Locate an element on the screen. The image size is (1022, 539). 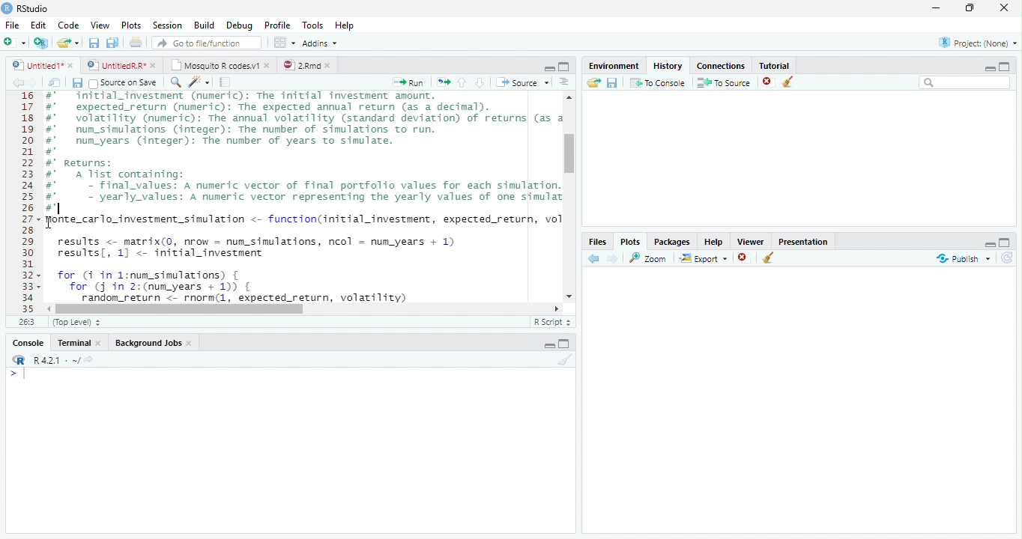
Code Tools is located at coordinates (199, 82).